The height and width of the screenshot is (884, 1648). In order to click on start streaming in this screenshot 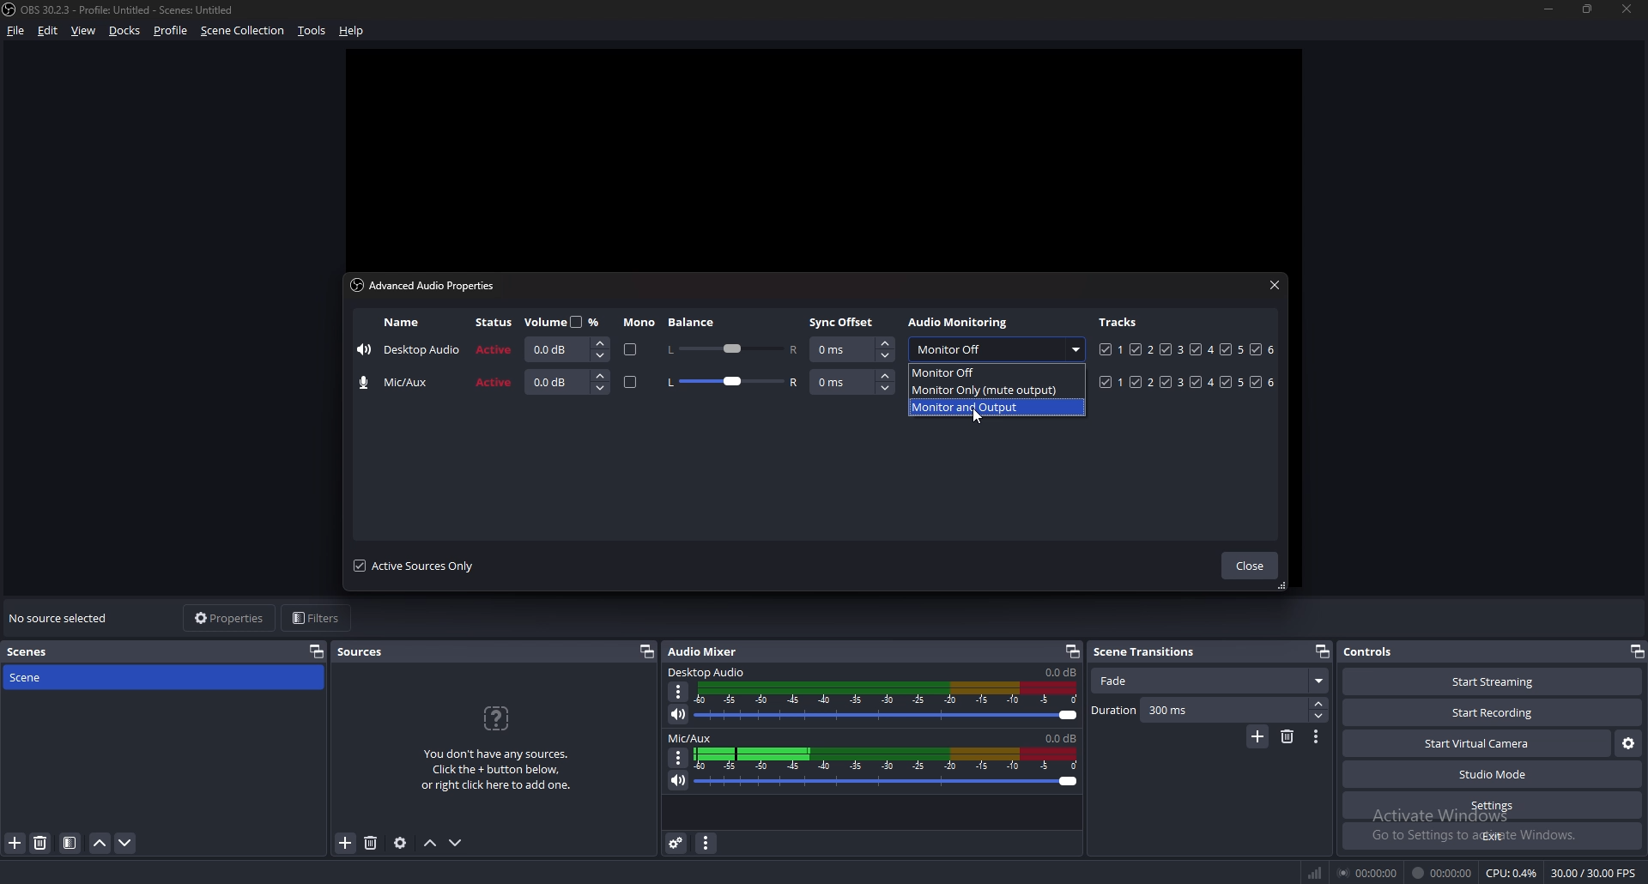, I will do `click(1482, 682)`.